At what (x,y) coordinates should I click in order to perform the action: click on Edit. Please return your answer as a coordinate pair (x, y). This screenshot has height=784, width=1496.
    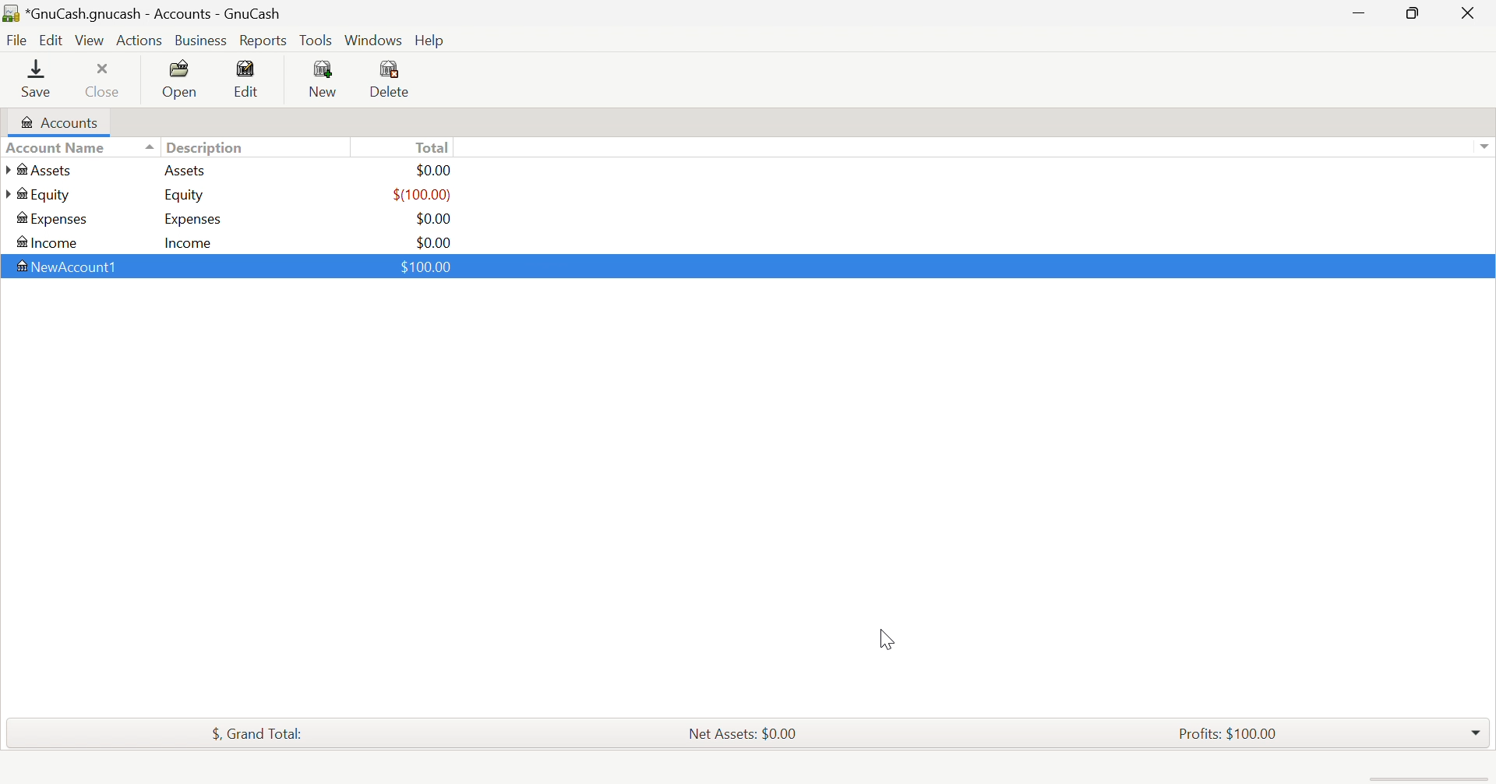
    Looking at the image, I should click on (251, 76).